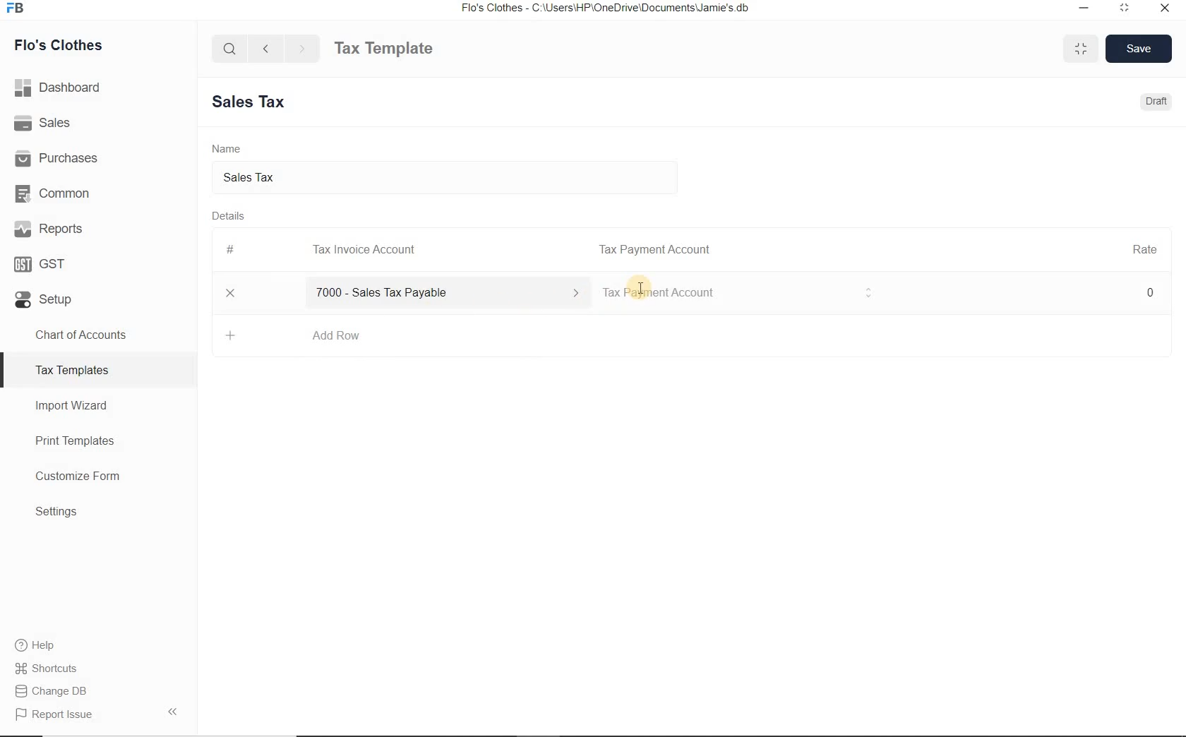  Describe the element at coordinates (230, 47) in the screenshot. I see `Search Bar` at that location.